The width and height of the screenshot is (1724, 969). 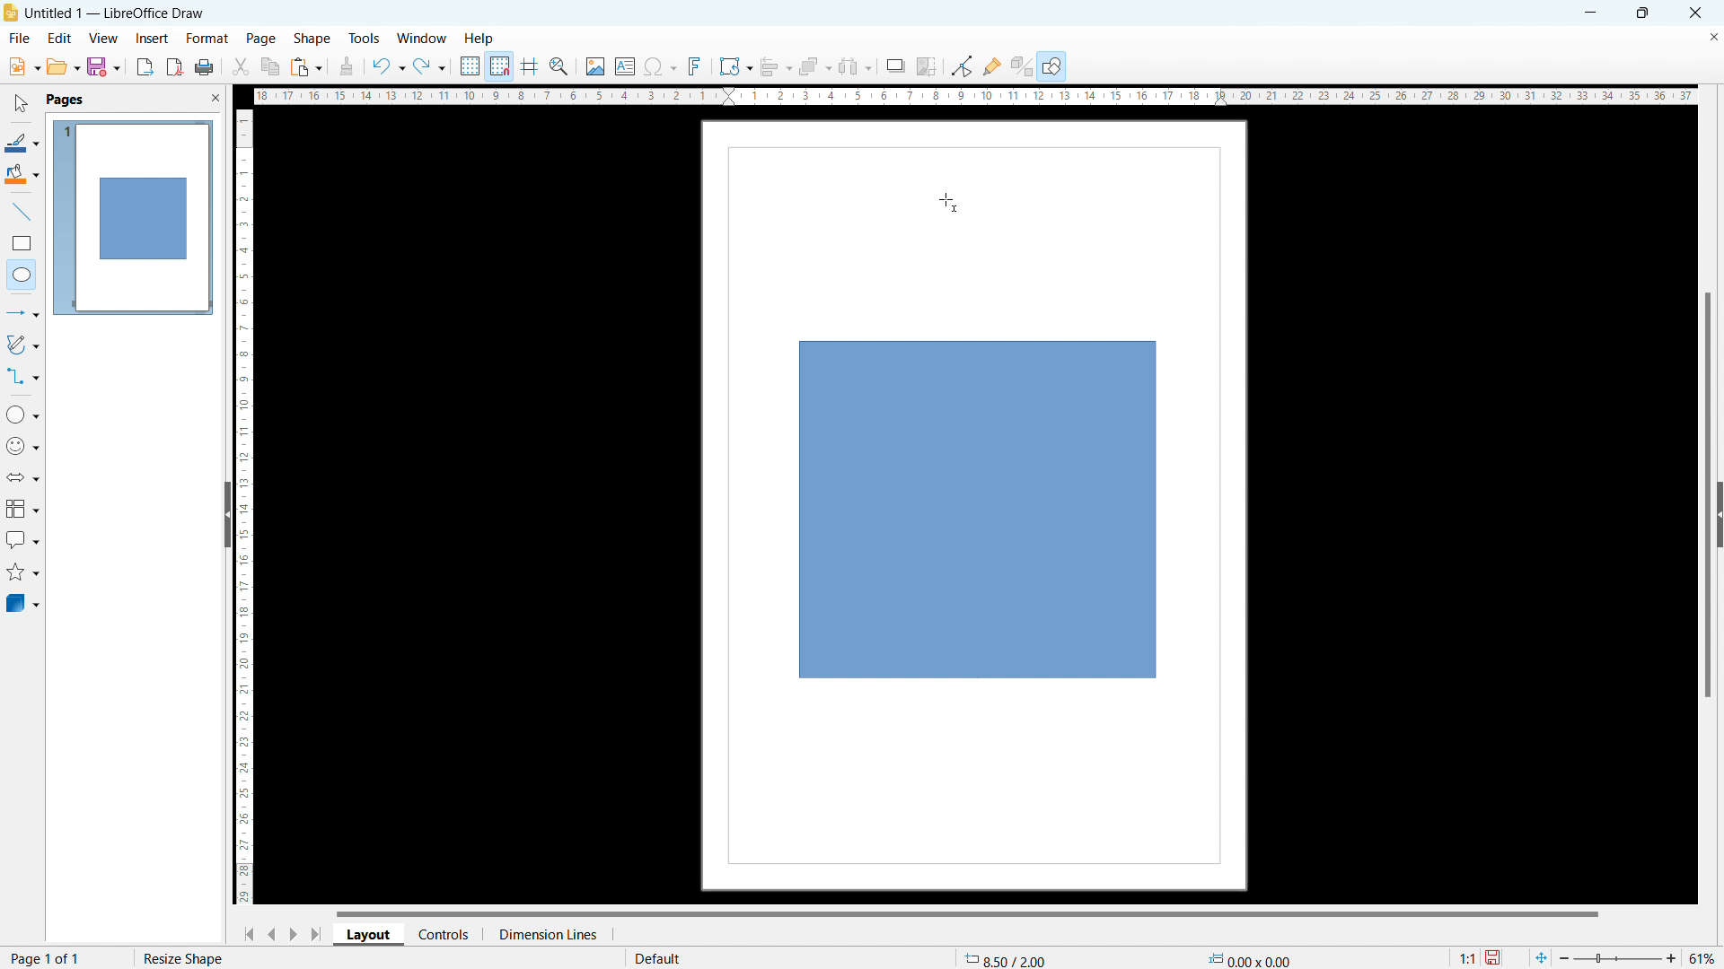 What do you see at coordinates (1713, 36) in the screenshot?
I see `close document` at bounding box center [1713, 36].